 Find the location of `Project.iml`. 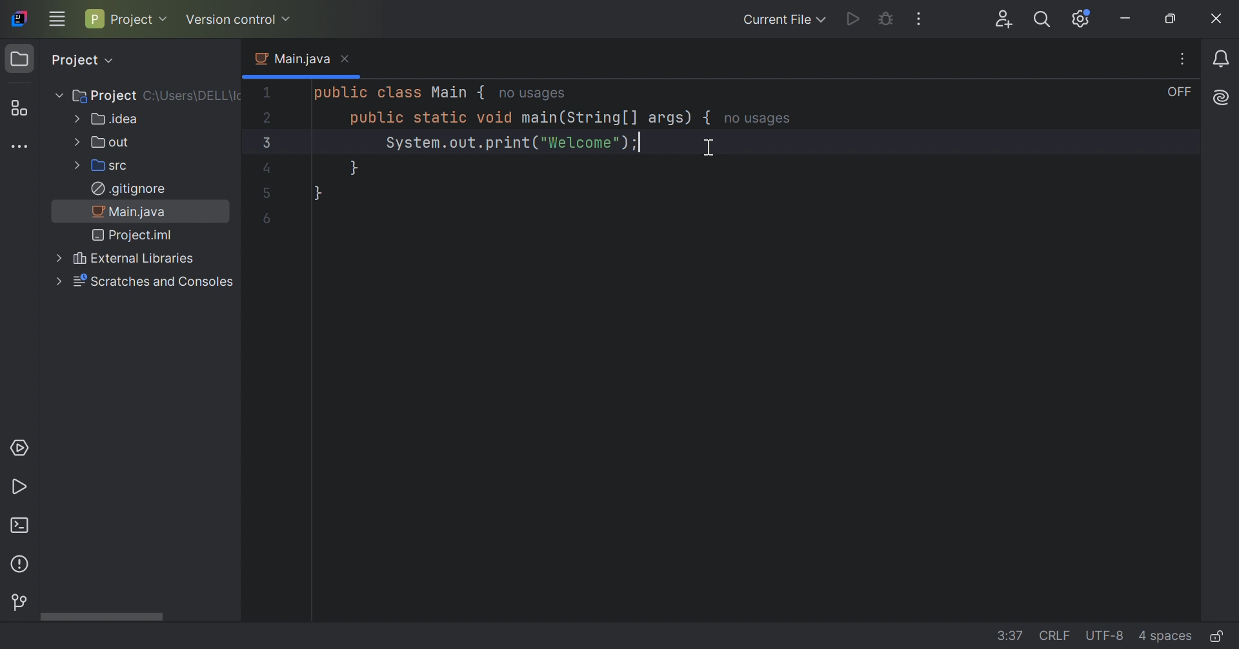

Project.iml is located at coordinates (134, 237).